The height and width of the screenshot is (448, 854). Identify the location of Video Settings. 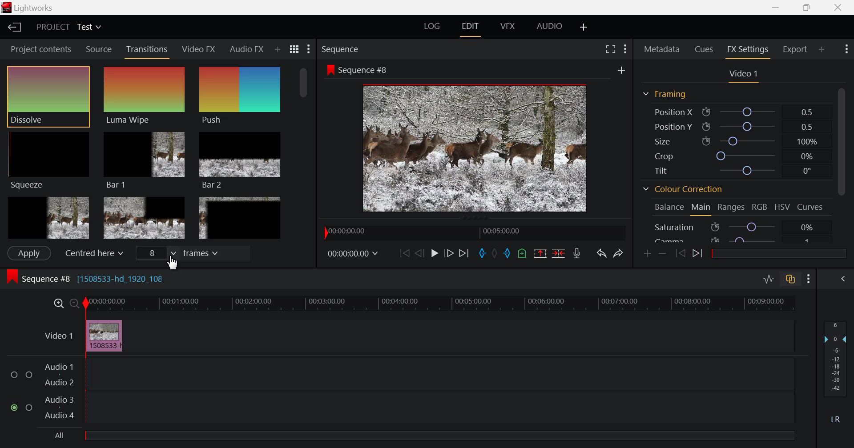
(744, 76).